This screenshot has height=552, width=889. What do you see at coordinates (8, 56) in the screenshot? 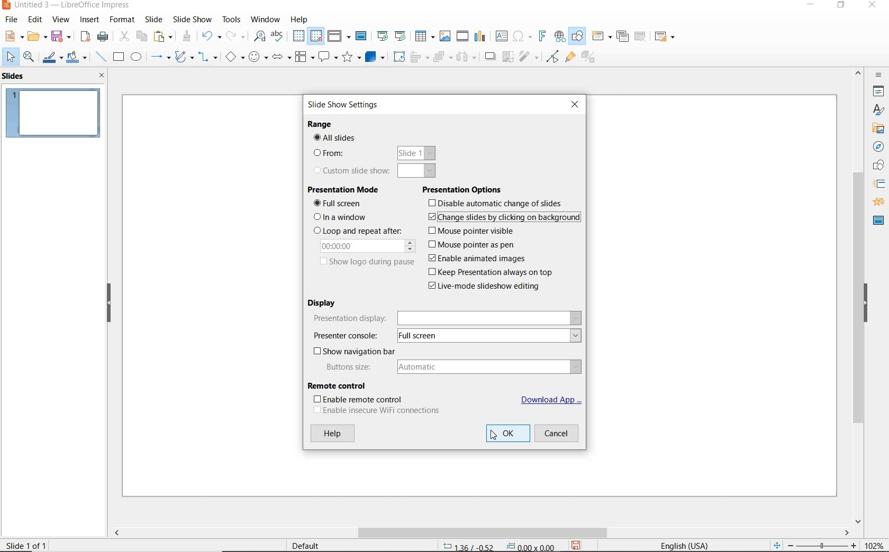
I see `SELECT` at bounding box center [8, 56].